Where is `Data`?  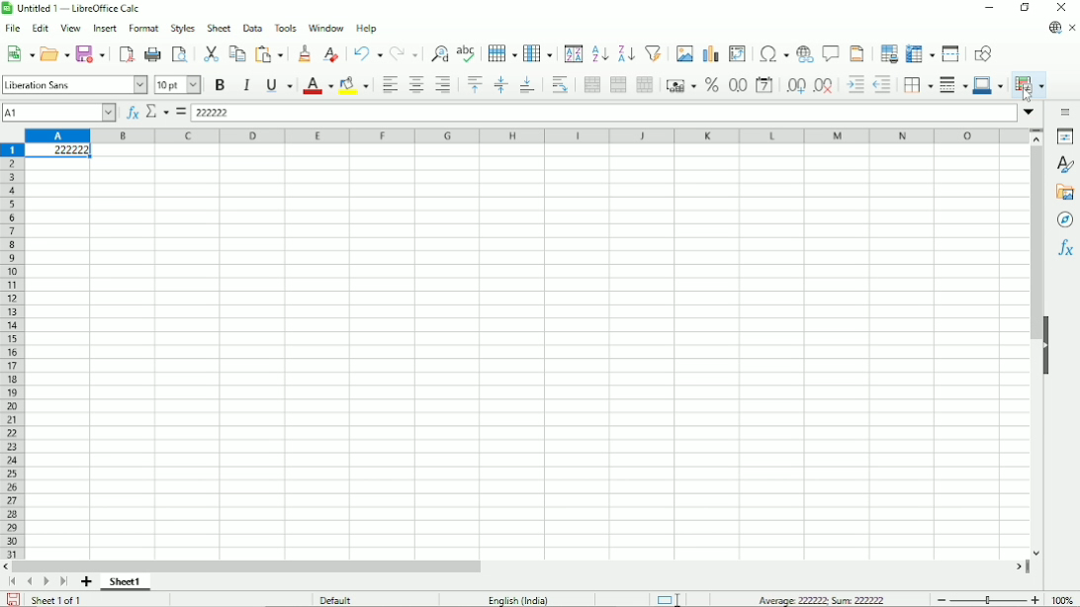
Data is located at coordinates (250, 27).